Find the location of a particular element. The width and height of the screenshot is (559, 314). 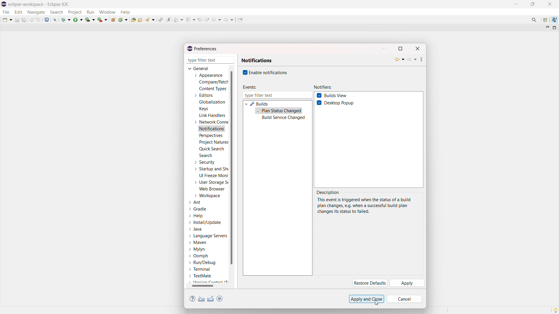

new is located at coordinates (7, 19).